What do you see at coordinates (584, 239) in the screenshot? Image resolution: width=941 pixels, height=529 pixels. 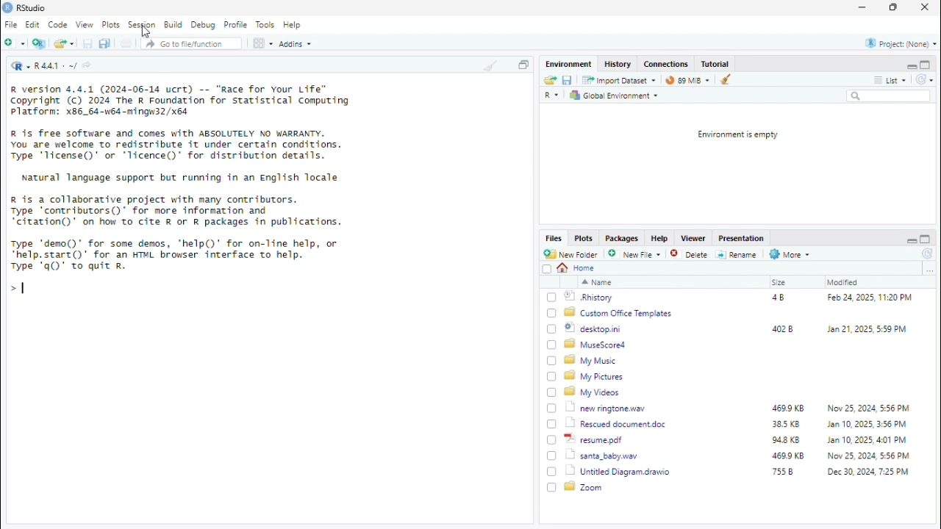 I see `Plots` at bounding box center [584, 239].